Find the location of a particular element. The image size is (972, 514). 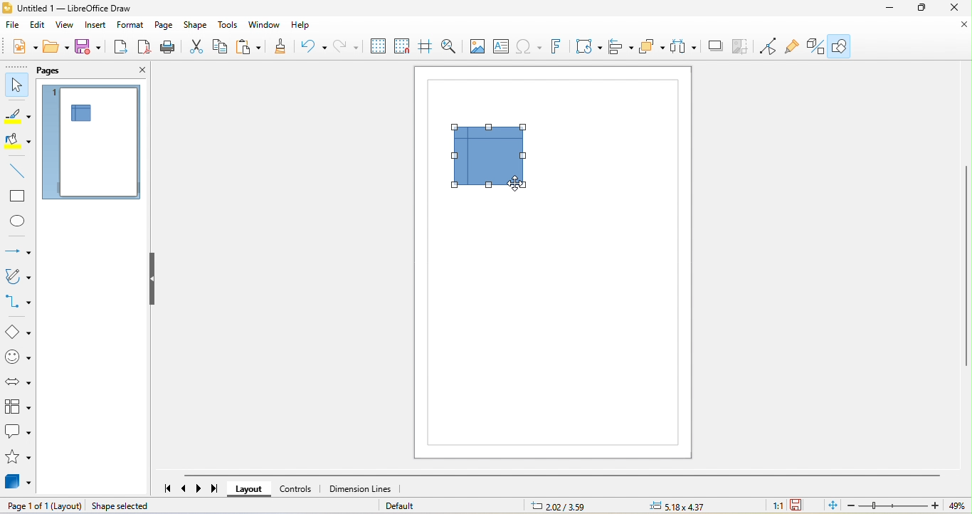

special character is located at coordinates (530, 48).